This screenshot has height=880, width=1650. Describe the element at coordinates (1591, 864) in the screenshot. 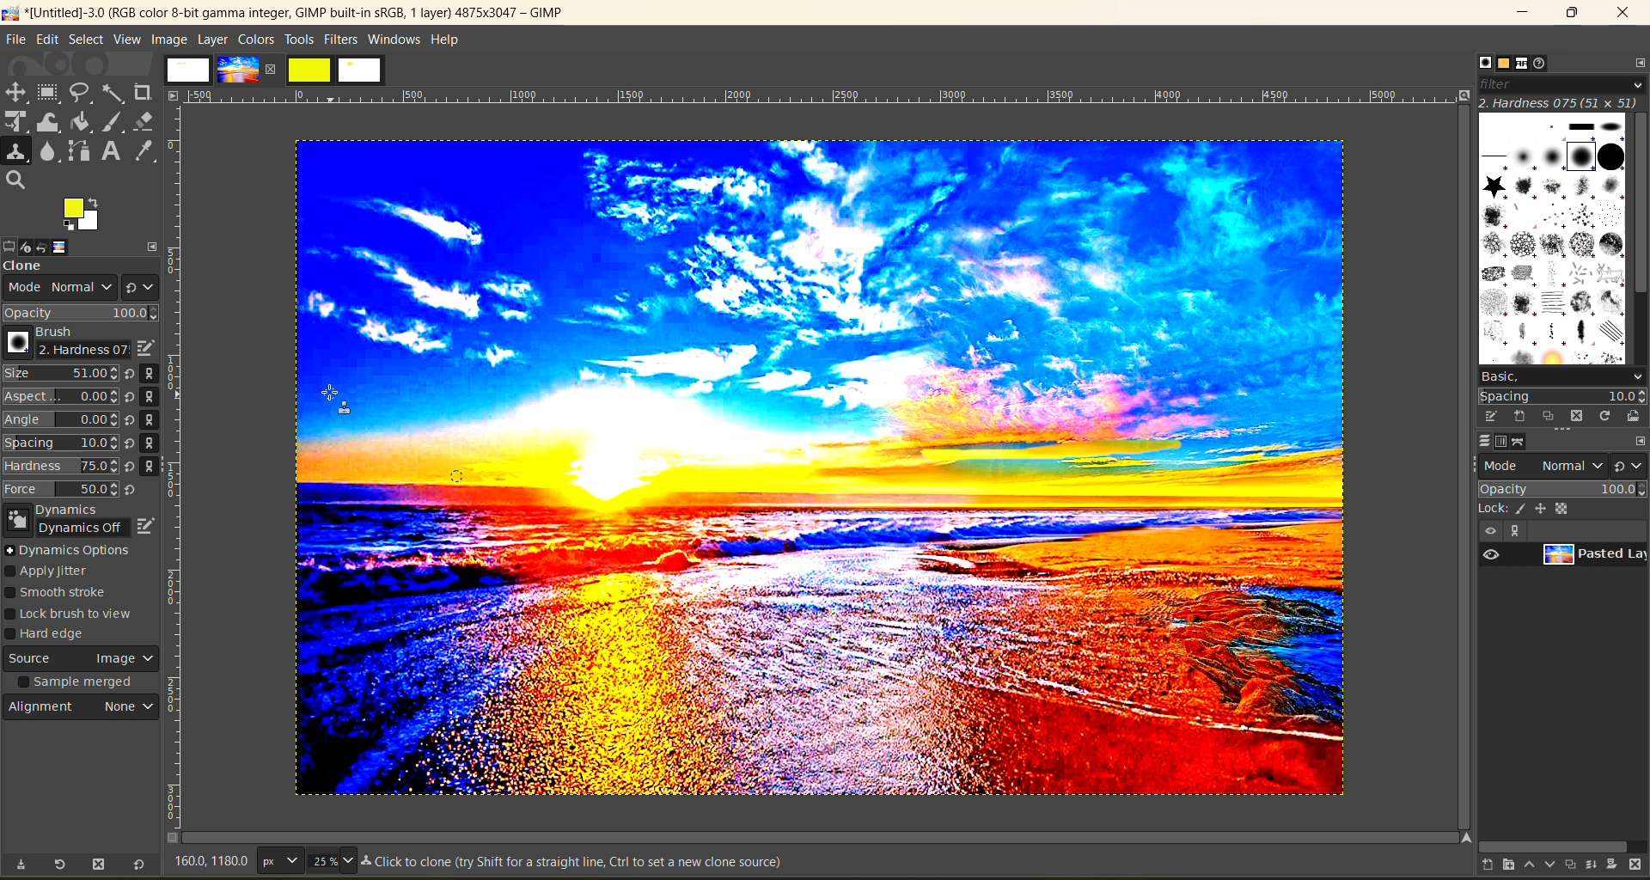

I see `merge this layer` at that location.